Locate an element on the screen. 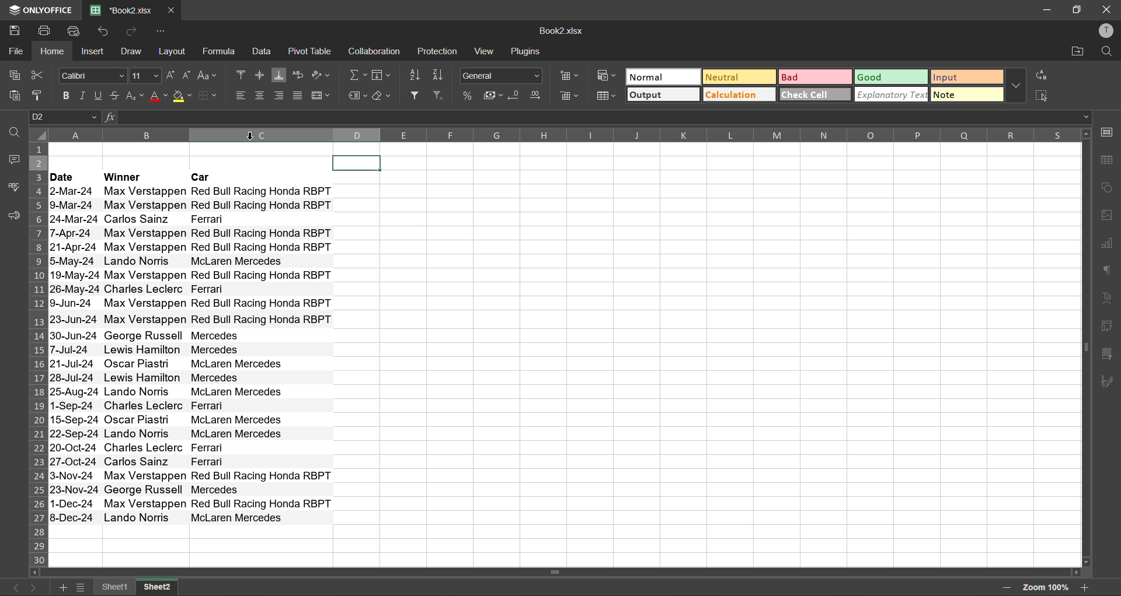 The height and width of the screenshot is (596, 1121). normal is located at coordinates (663, 76).